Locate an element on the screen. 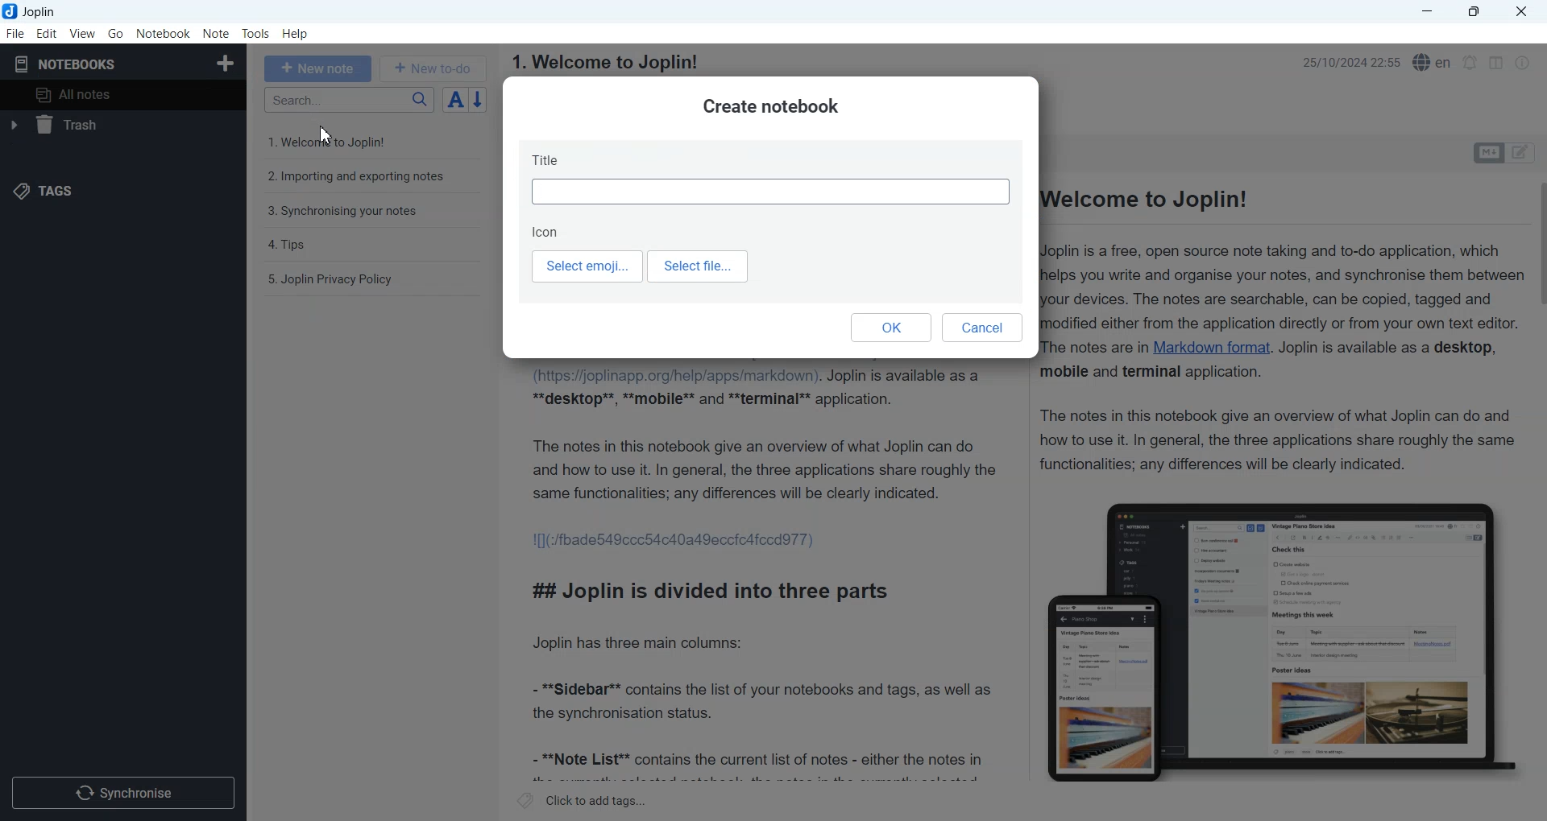 The image size is (1547, 821). Cancel is located at coordinates (984, 328).